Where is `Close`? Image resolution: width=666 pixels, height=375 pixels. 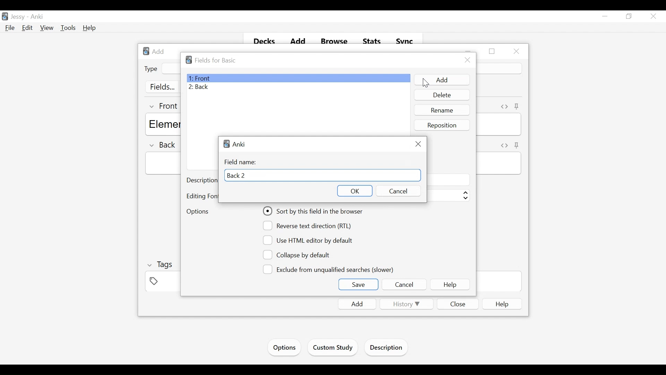
Close is located at coordinates (652, 17).